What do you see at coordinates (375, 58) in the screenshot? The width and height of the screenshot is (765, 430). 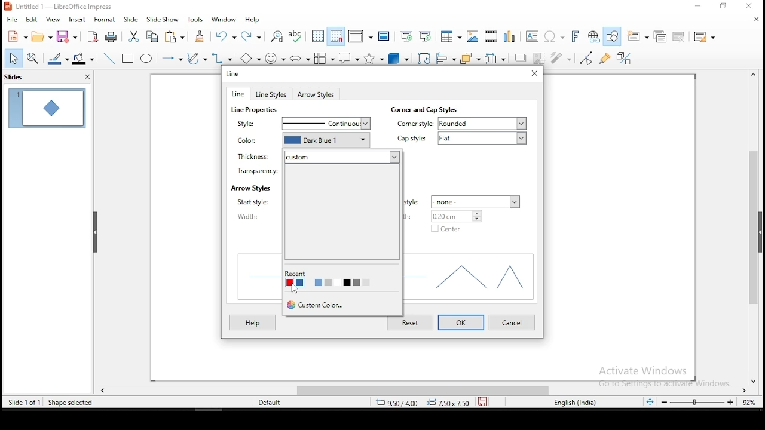 I see `stars and banners` at bounding box center [375, 58].